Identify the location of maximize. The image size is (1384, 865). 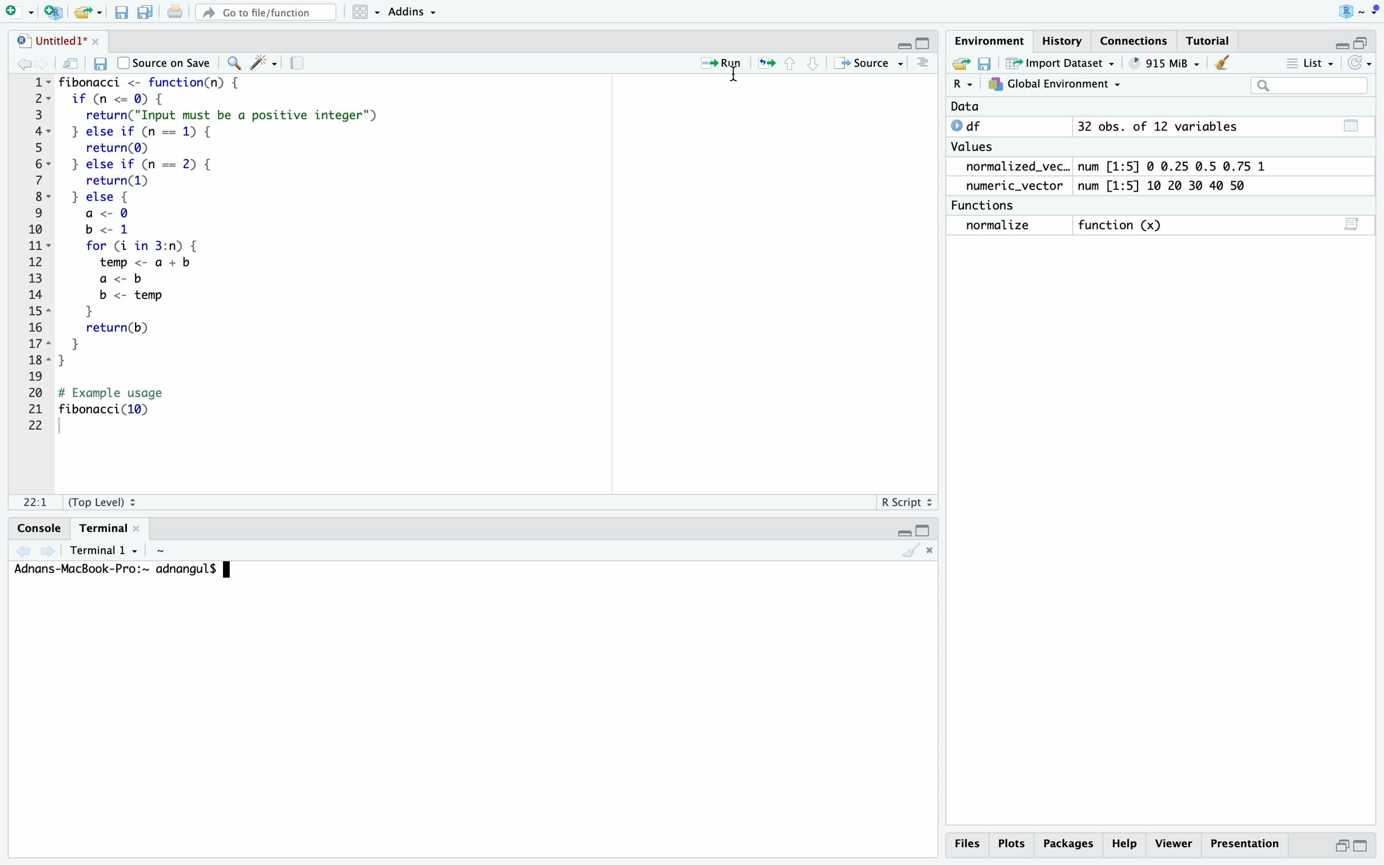
(928, 38).